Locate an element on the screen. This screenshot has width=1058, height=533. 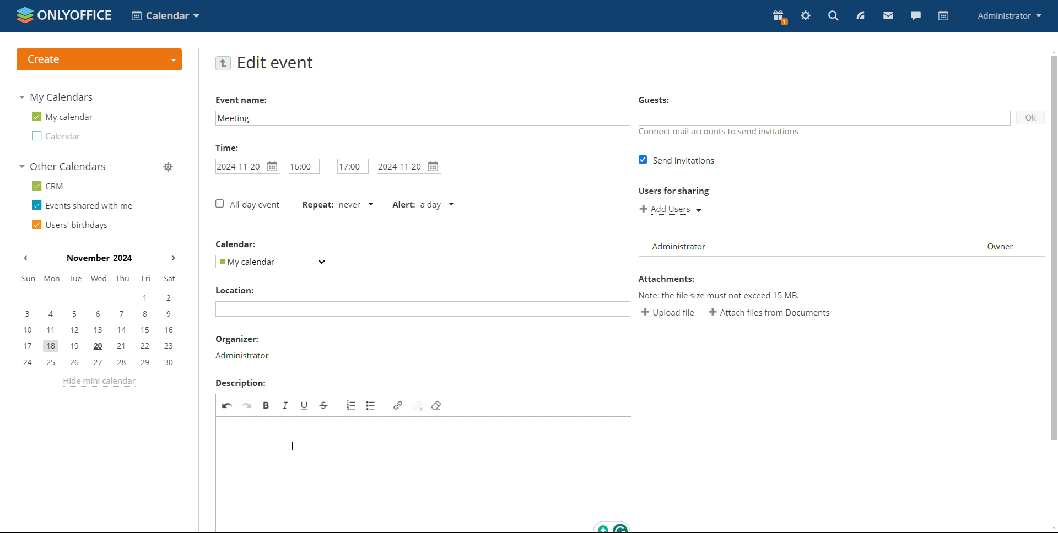
ok is located at coordinates (1030, 117).